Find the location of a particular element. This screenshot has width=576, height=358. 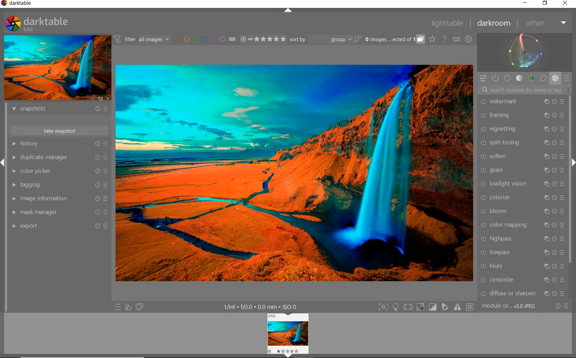

color picker is located at coordinates (59, 171).